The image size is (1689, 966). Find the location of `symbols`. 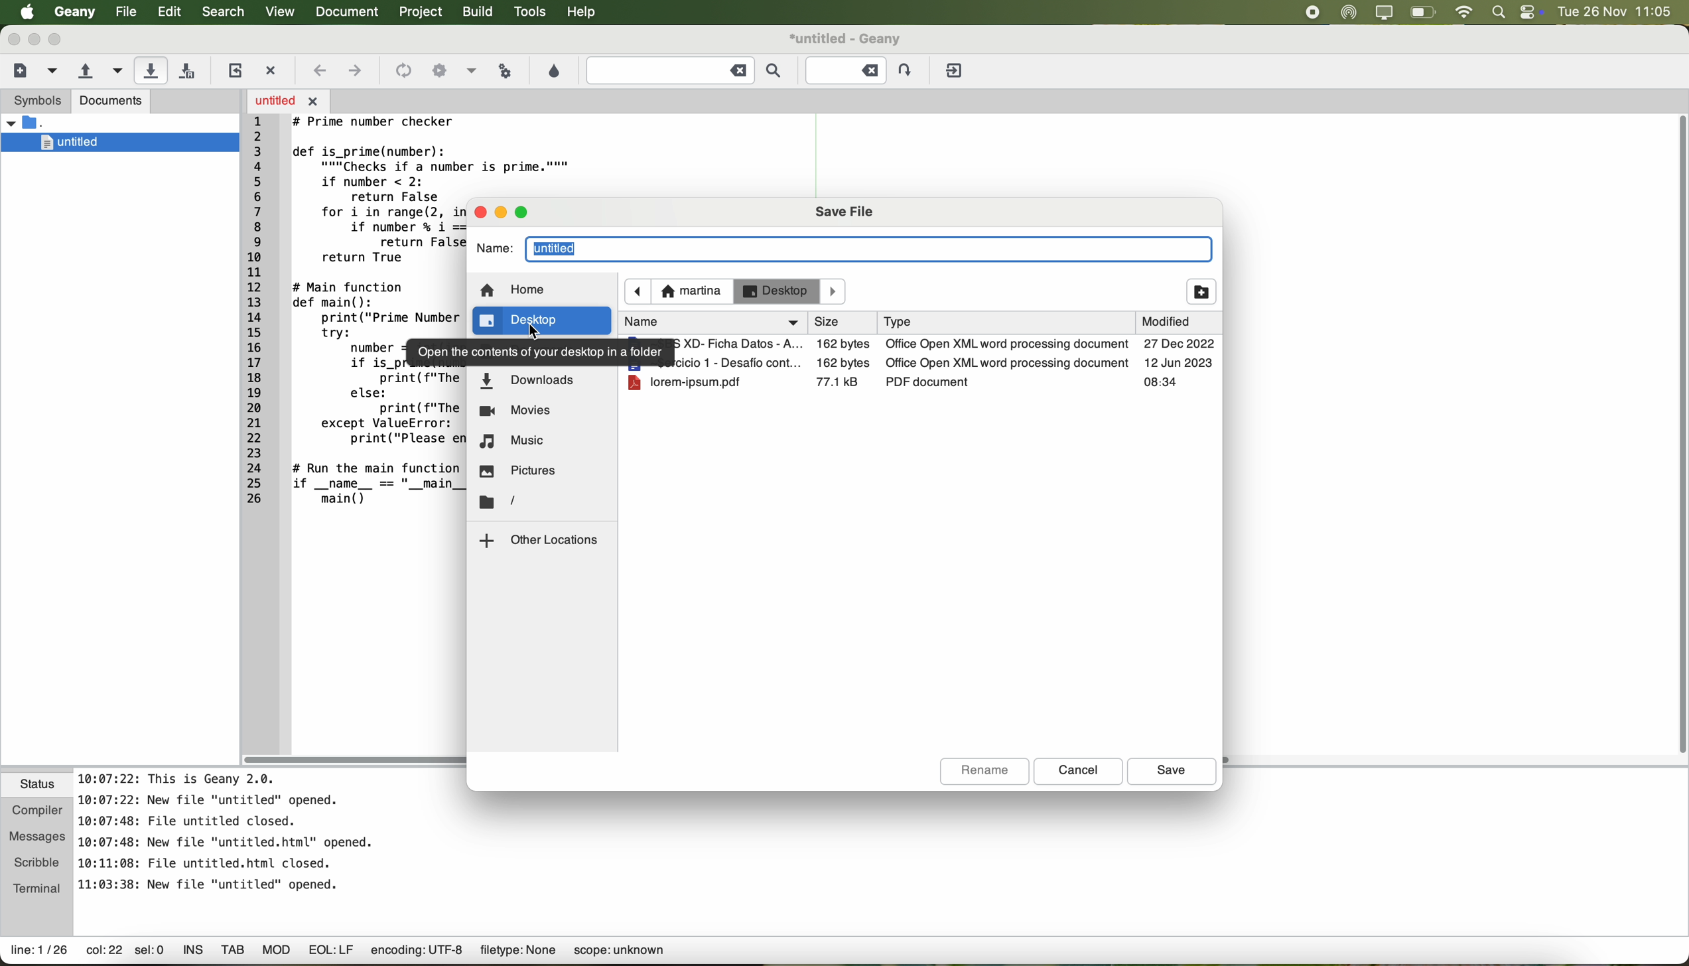

symbols is located at coordinates (35, 102).